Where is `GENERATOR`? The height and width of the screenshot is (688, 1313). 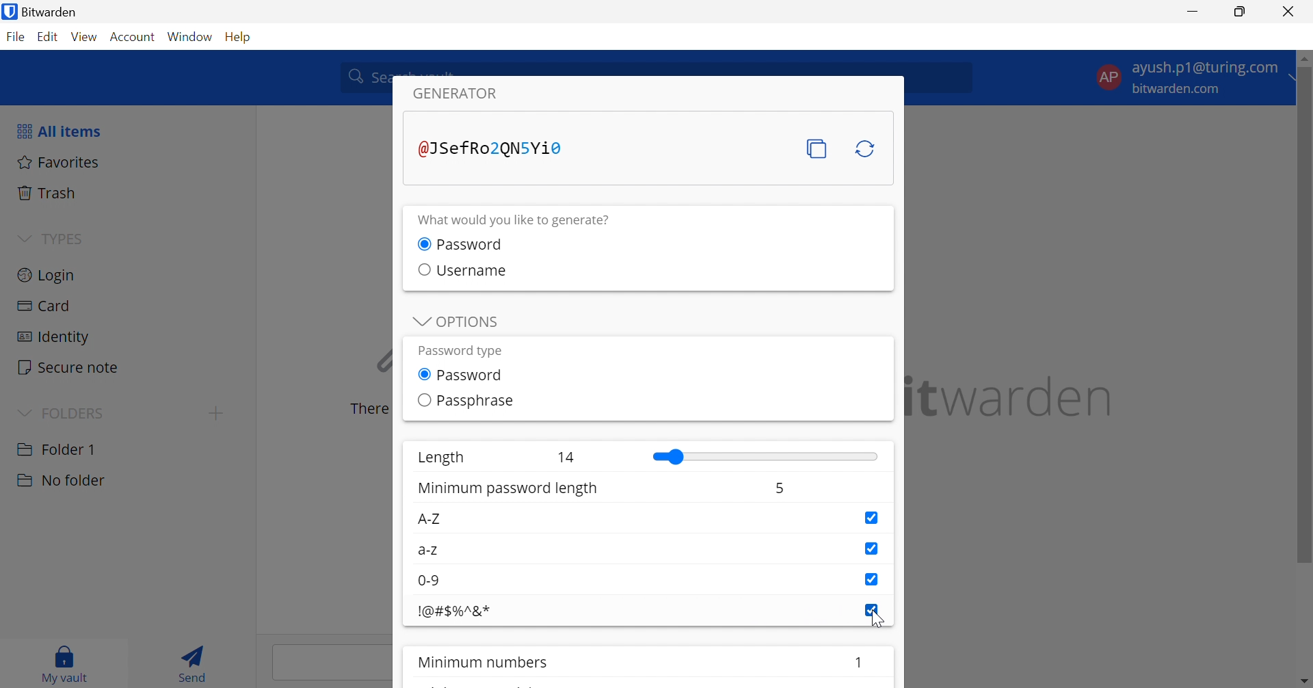
GENERATOR is located at coordinates (466, 94).